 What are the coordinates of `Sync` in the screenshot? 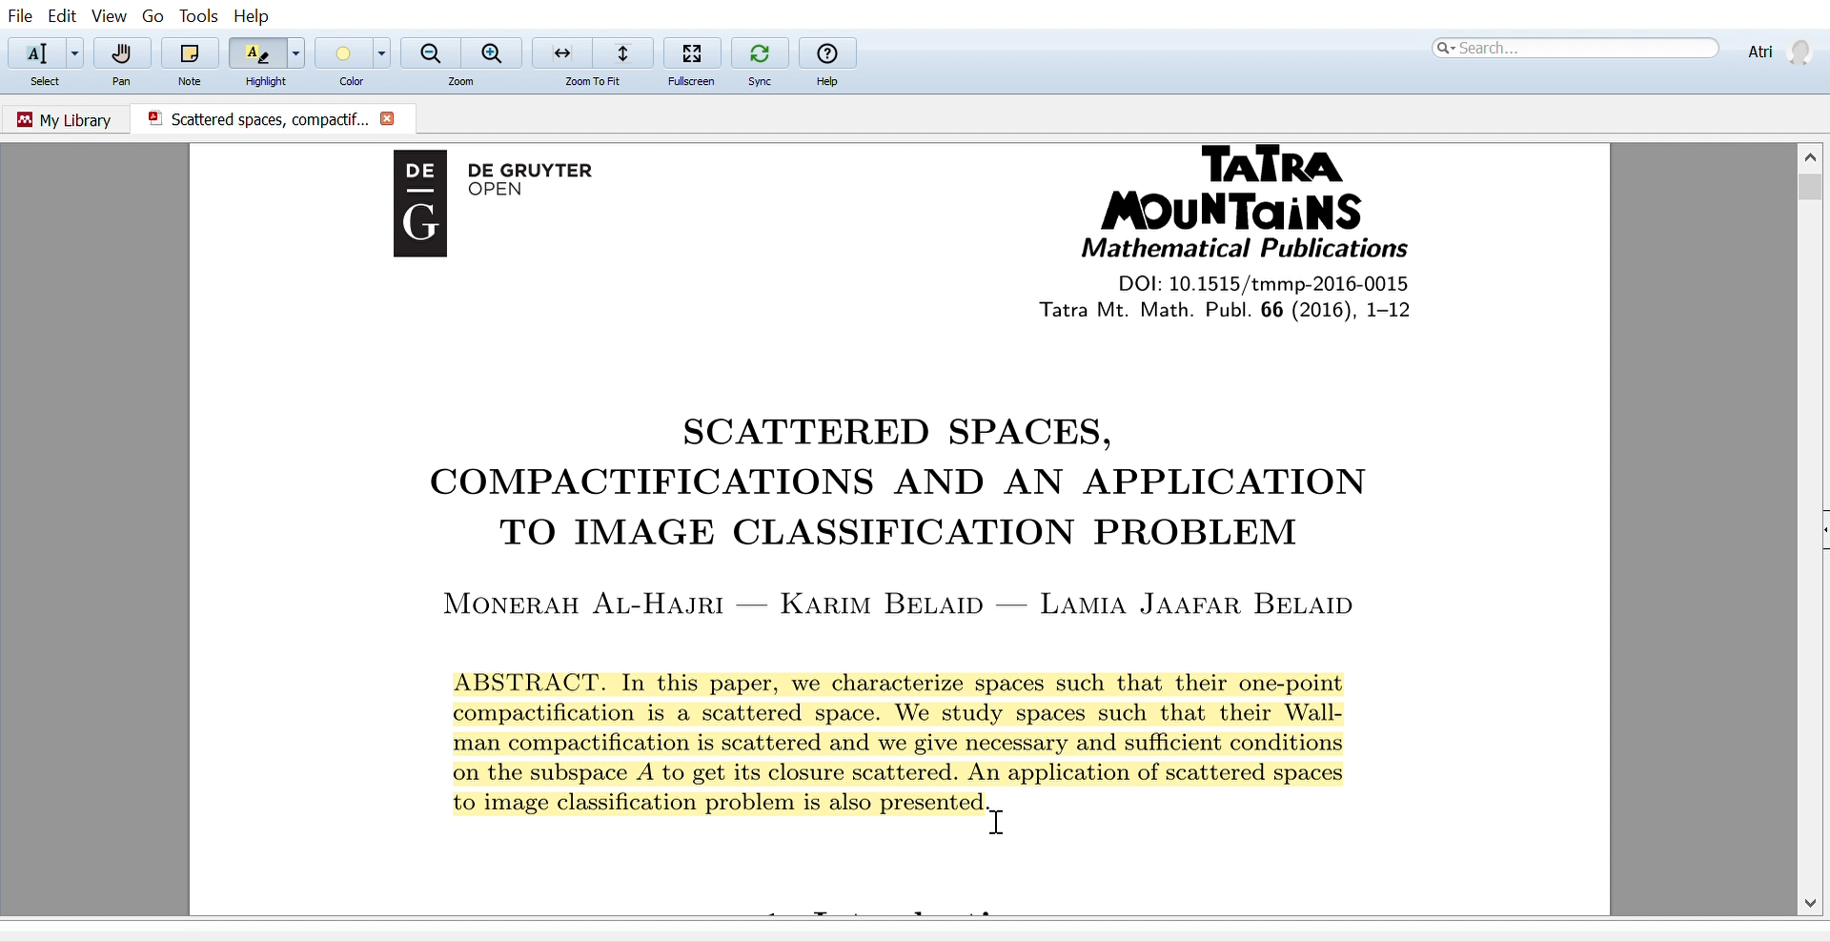 It's located at (760, 81).